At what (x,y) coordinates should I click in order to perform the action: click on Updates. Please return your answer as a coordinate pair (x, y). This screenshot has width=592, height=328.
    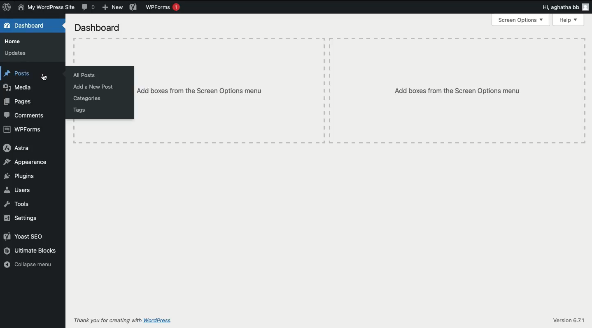
    Looking at the image, I should click on (16, 53).